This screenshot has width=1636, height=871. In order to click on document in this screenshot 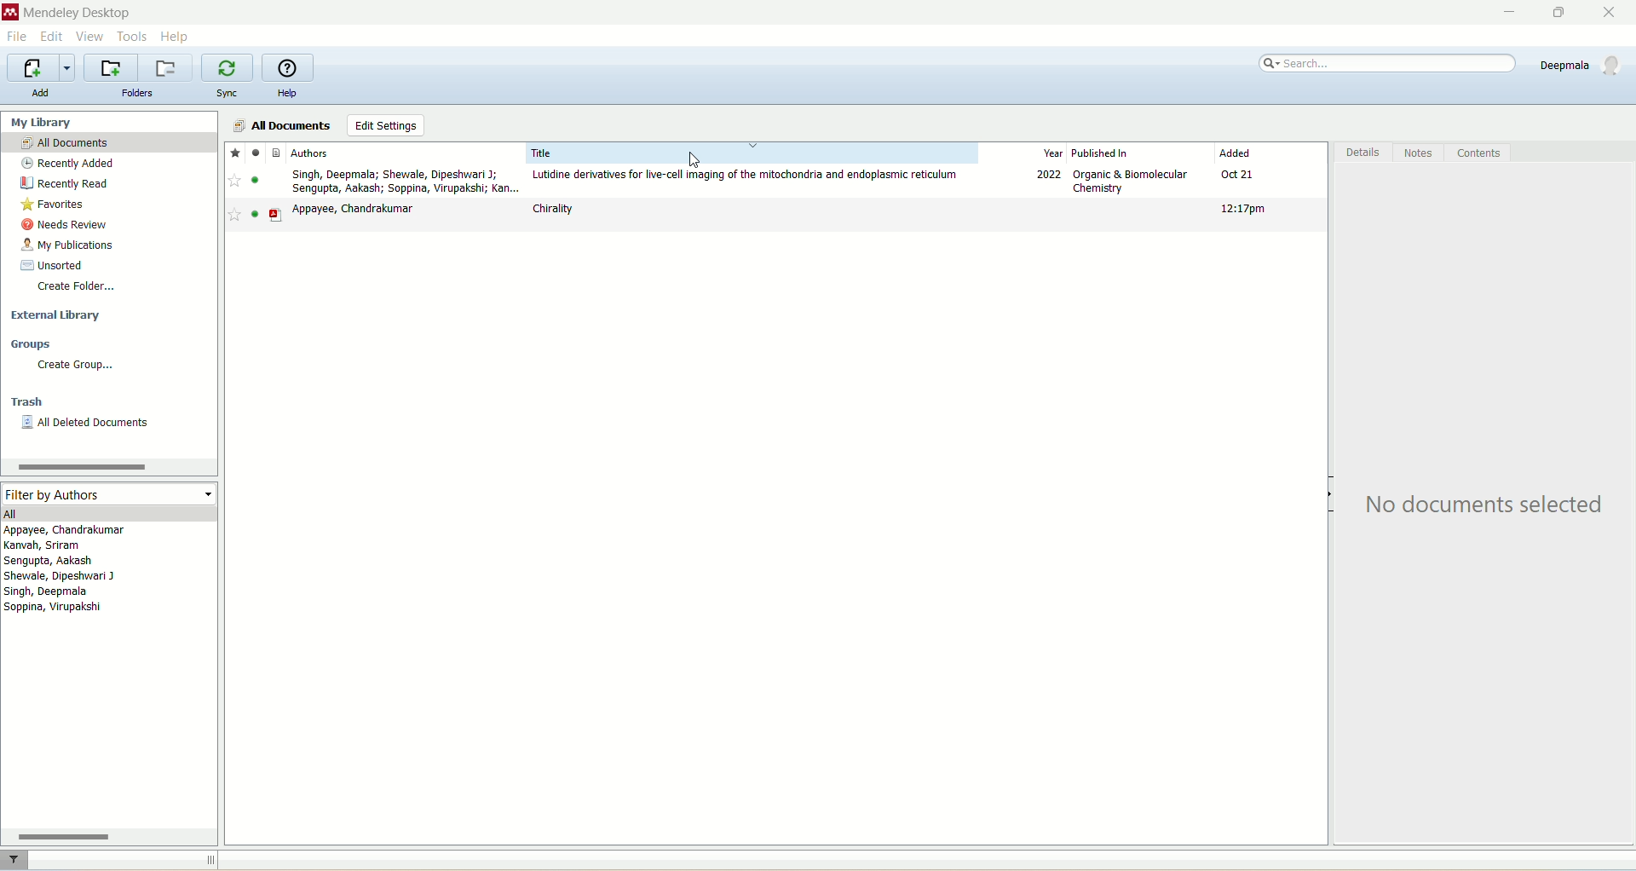, I will do `click(281, 152)`.